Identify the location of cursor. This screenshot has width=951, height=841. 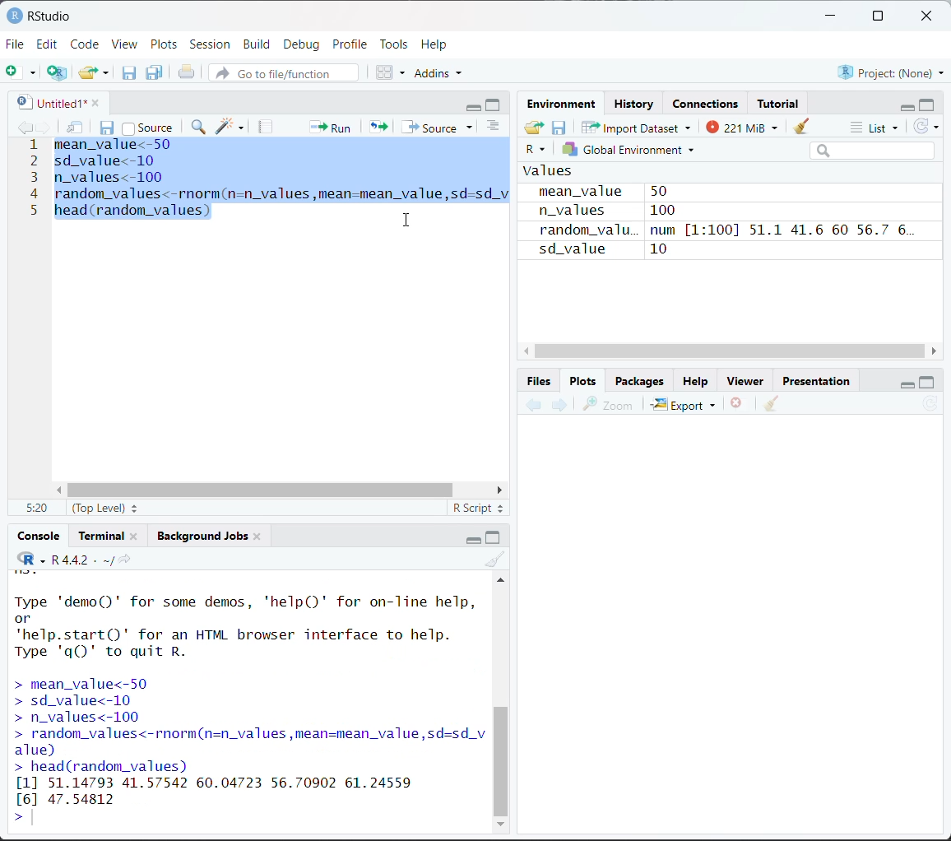
(408, 218).